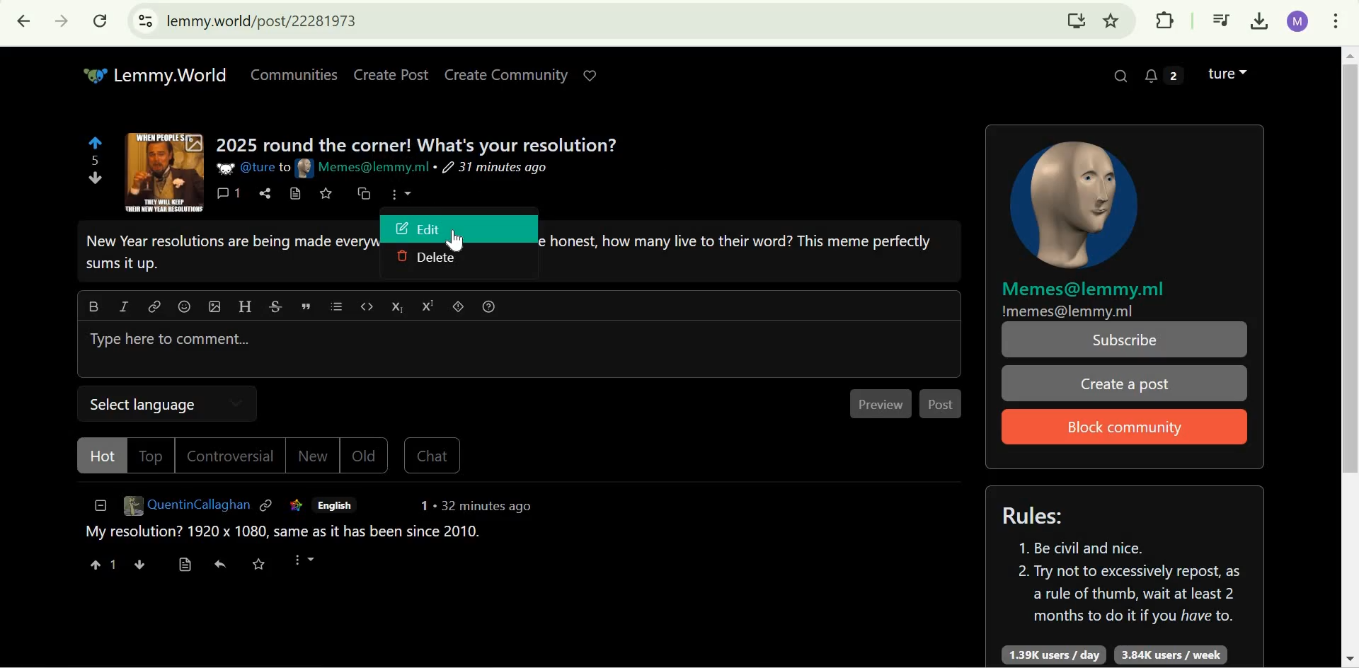 The image size is (1359, 668). I want to click on 1 . 32 minutes ago, so click(477, 505).